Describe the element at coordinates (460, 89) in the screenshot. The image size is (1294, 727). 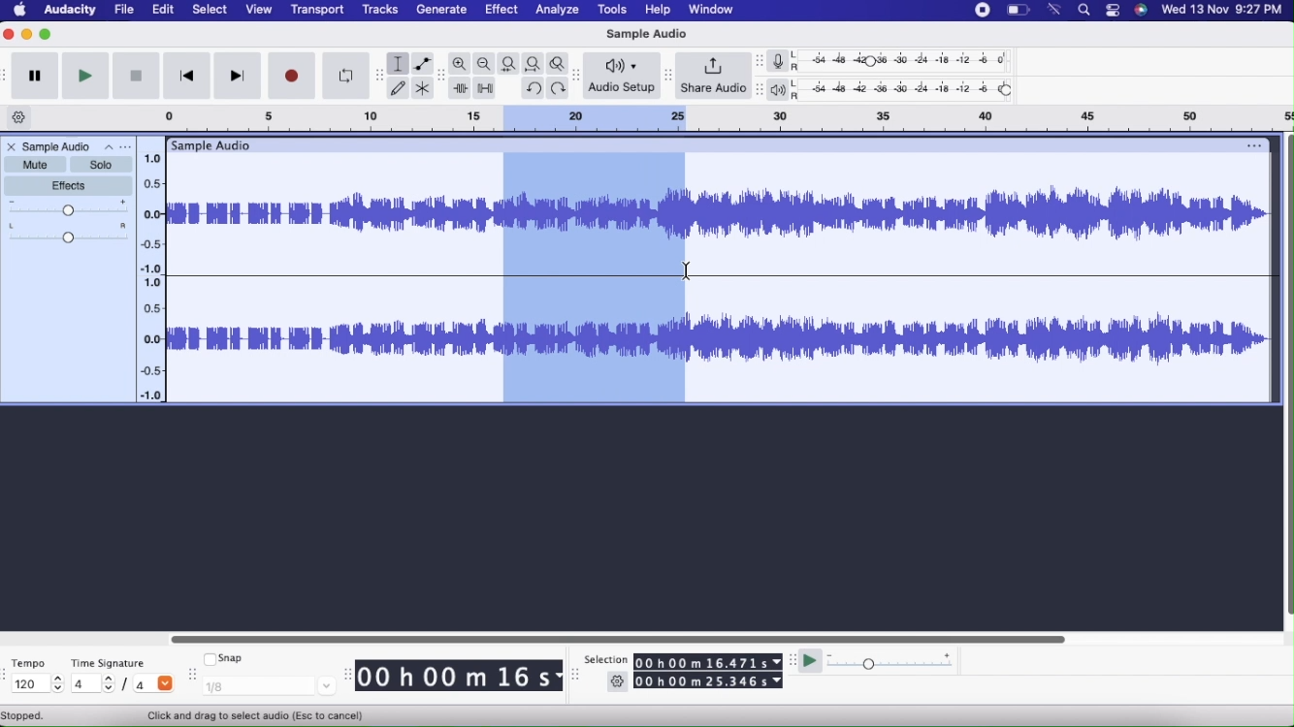
I see `Trim audio outside selection` at that location.